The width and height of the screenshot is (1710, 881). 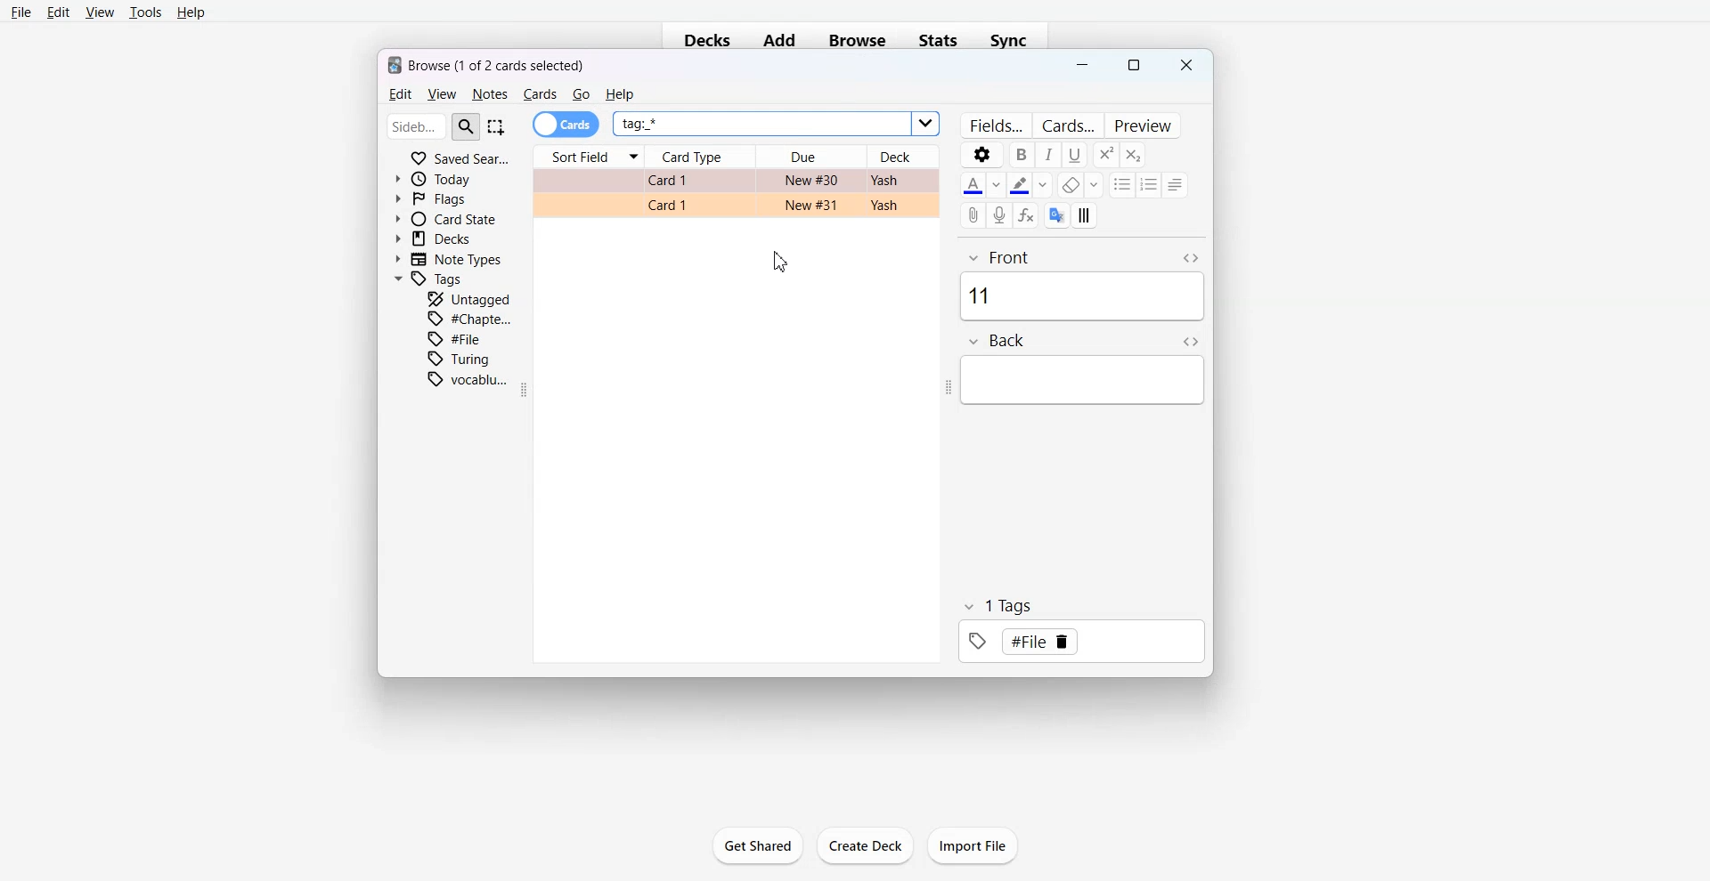 What do you see at coordinates (191, 13) in the screenshot?
I see `Help` at bounding box center [191, 13].